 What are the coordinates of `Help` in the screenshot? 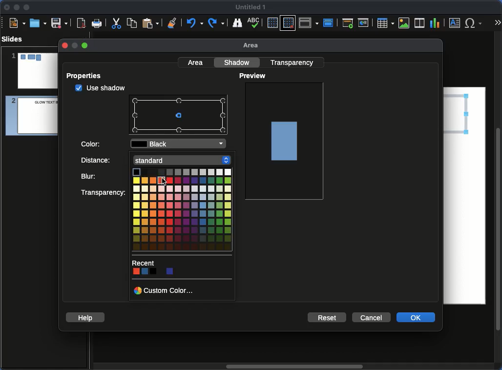 It's located at (85, 317).